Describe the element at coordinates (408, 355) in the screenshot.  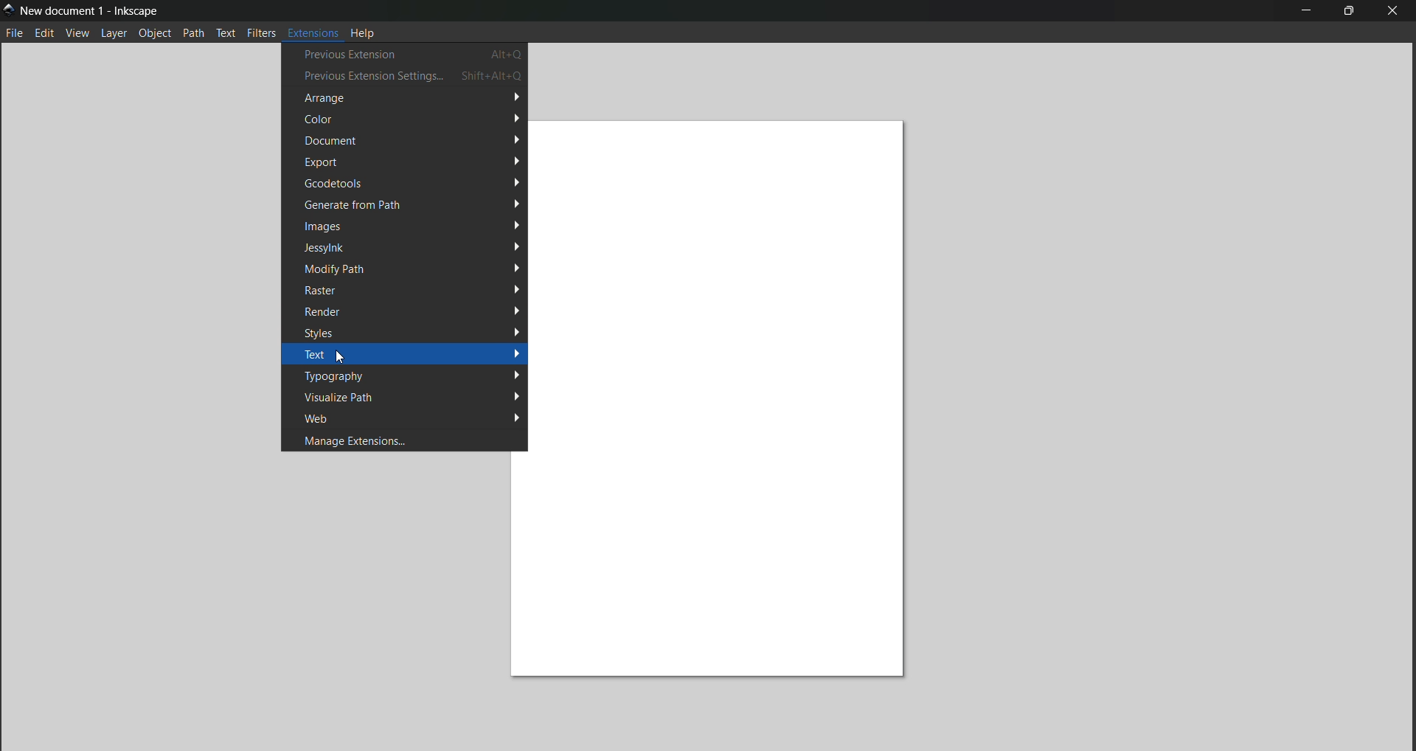
I see `text` at that location.